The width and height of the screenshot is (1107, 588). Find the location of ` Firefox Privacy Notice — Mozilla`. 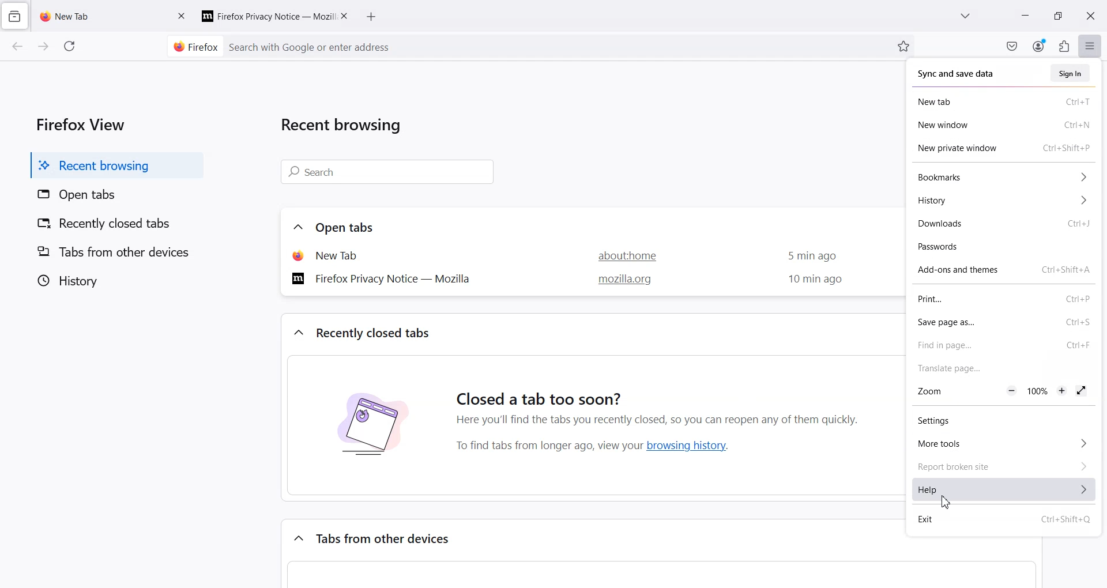

 Firefox Privacy Notice — Mozilla is located at coordinates (385, 278).